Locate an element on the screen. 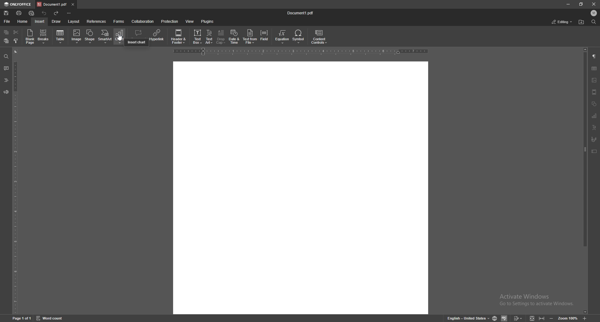  find location is located at coordinates (582, 22).